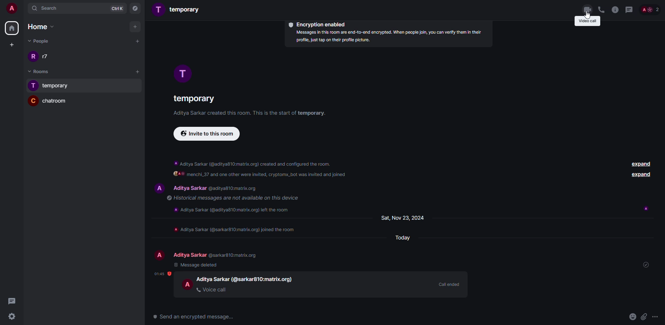 The image size is (665, 325). I want to click on room, so click(57, 86).